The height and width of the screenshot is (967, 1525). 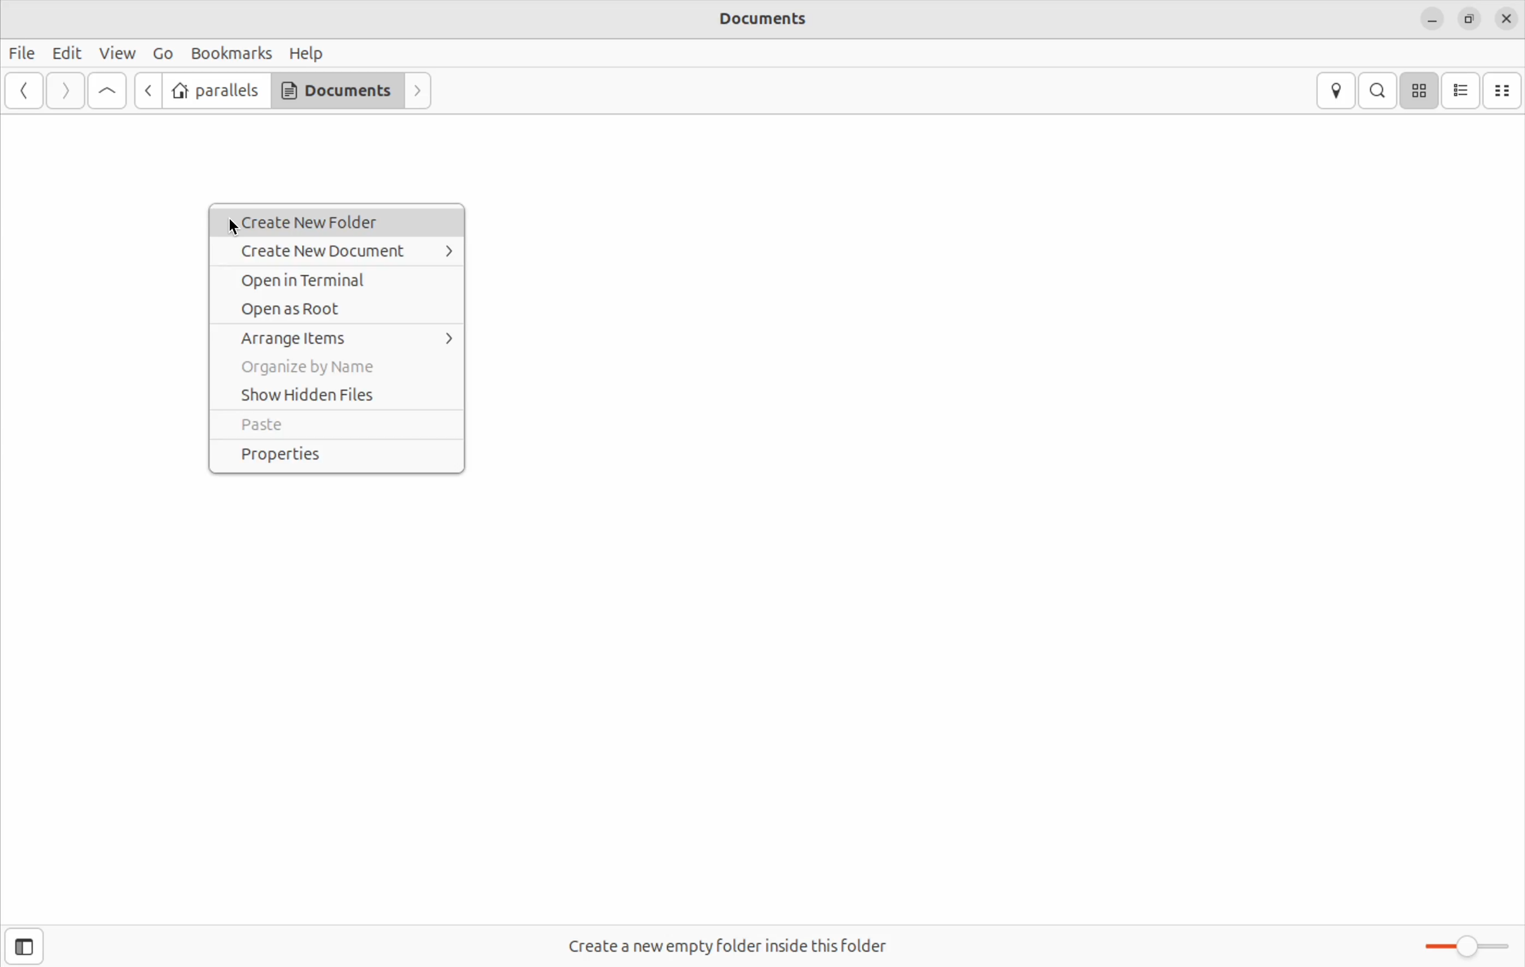 What do you see at coordinates (335, 311) in the screenshot?
I see `Open as Root` at bounding box center [335, 311].